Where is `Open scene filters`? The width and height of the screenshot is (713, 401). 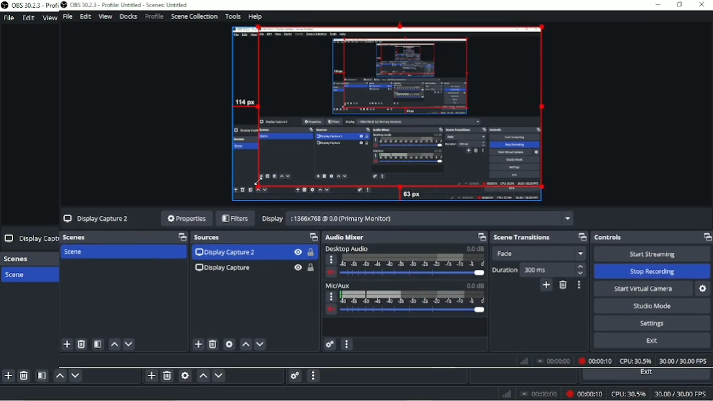
Open scene filters is located at coordinates (42, 376).